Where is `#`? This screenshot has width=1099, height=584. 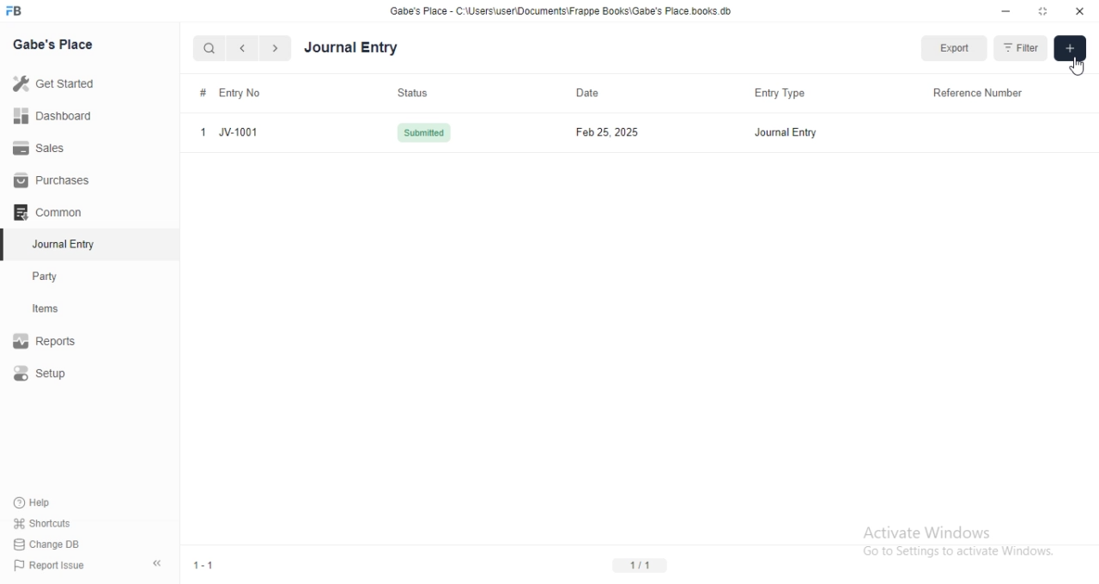 # is located at coordinates (202, 93).